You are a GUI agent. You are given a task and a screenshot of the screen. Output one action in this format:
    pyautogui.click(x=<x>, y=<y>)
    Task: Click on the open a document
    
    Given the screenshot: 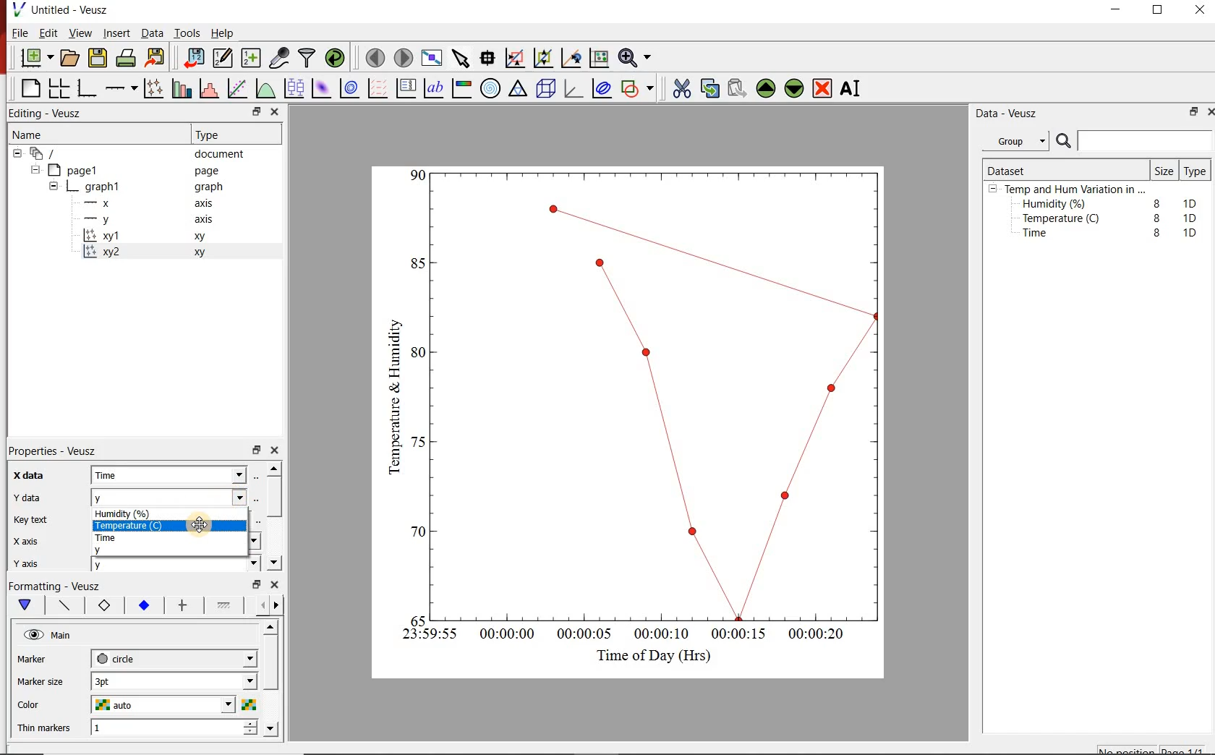 What is the action you would take?
    pyautogui.click(x=71, y=59)
    